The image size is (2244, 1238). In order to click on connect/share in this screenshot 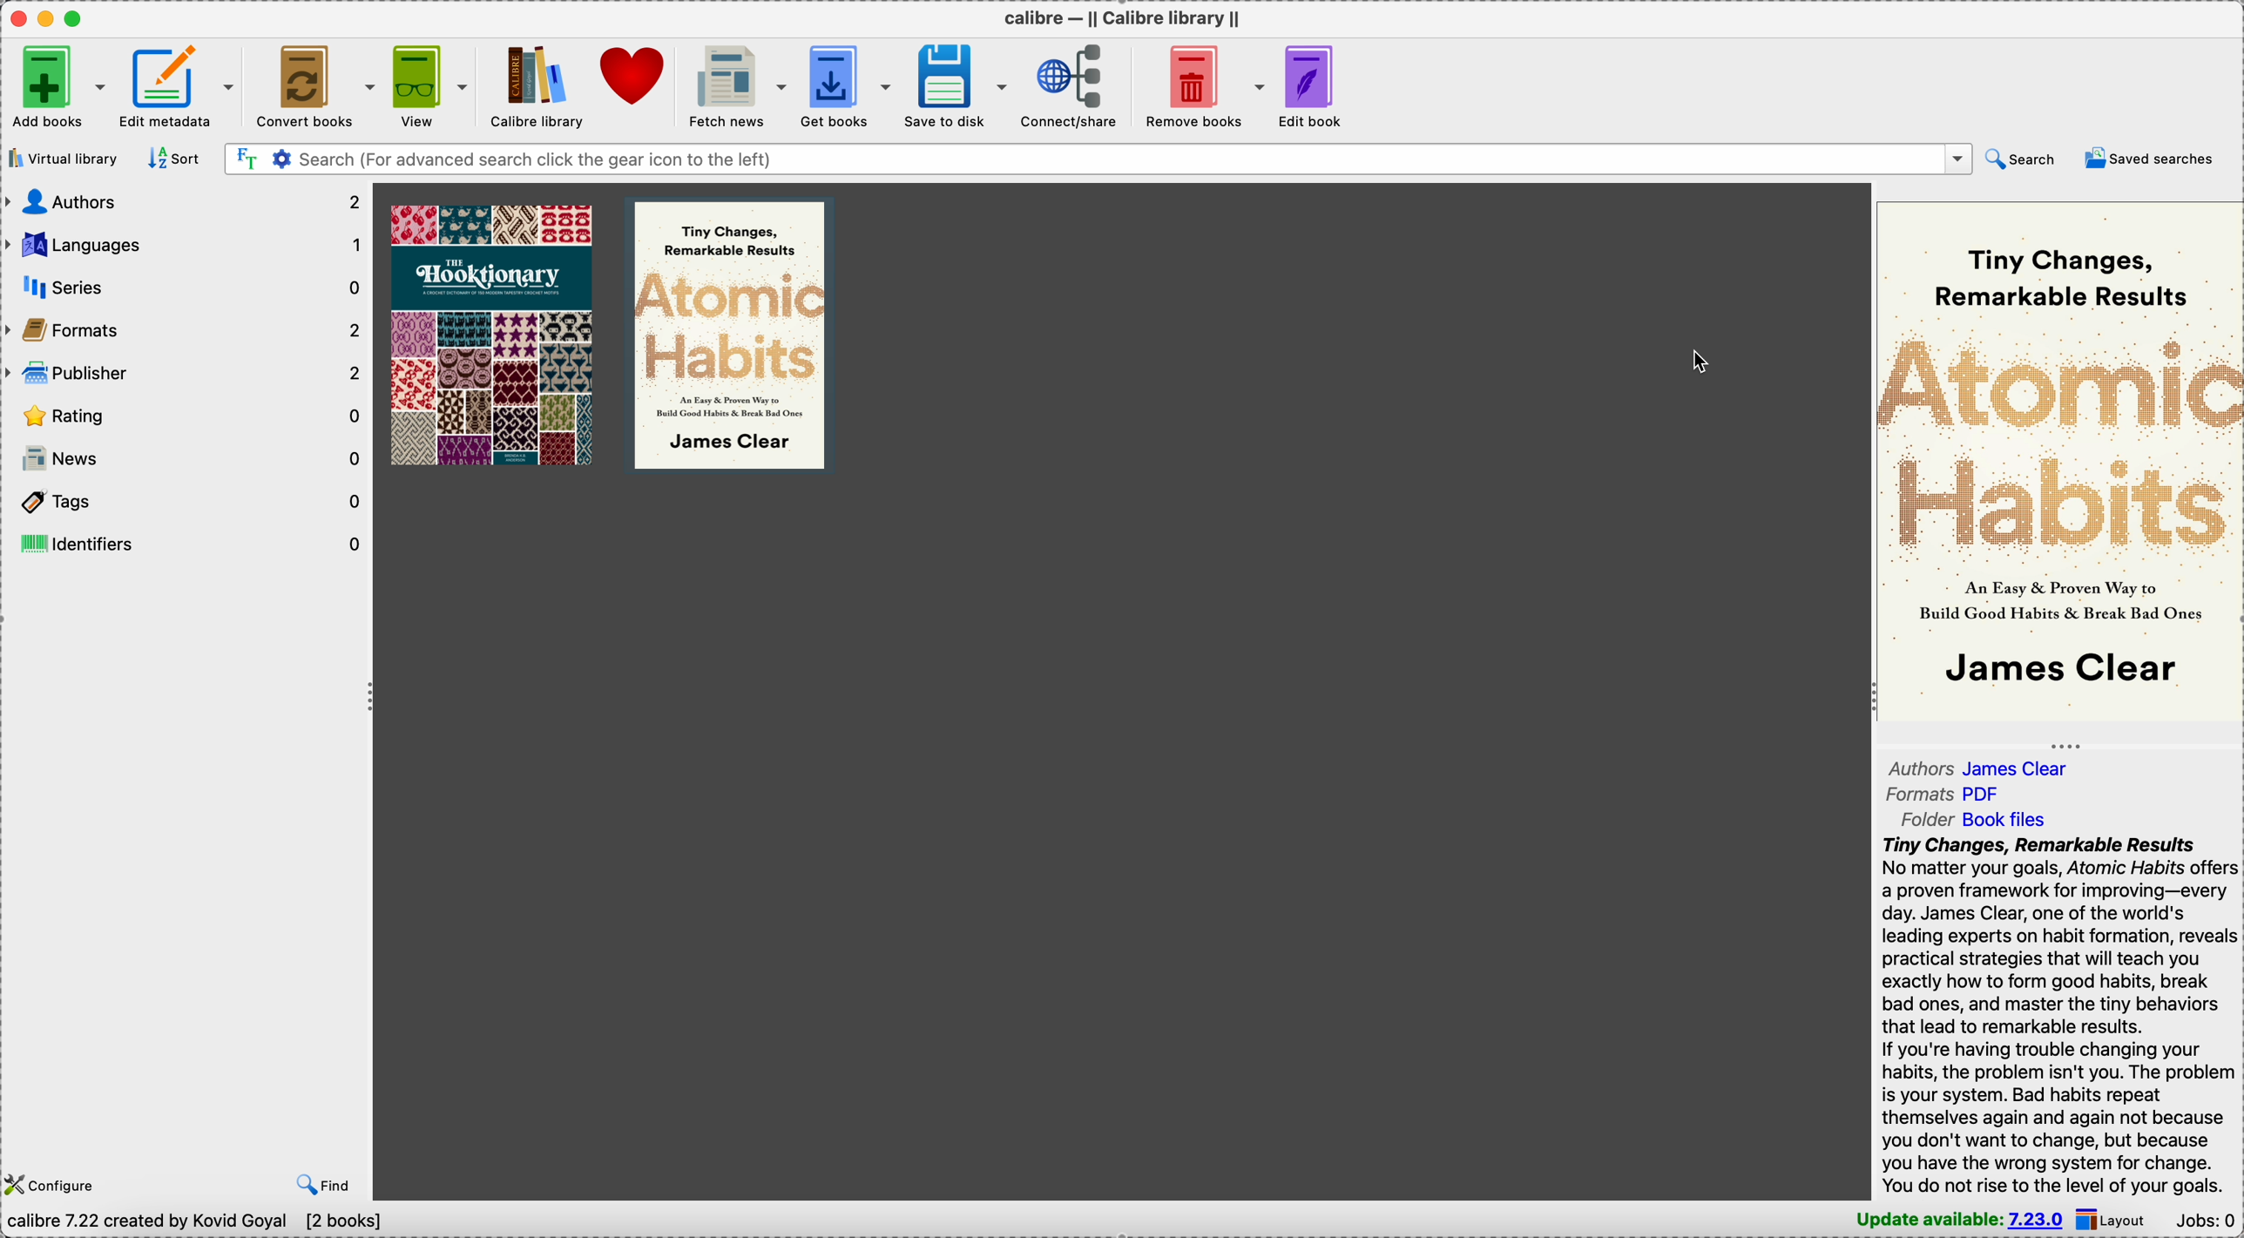, I will do `click(1073, 85)`.